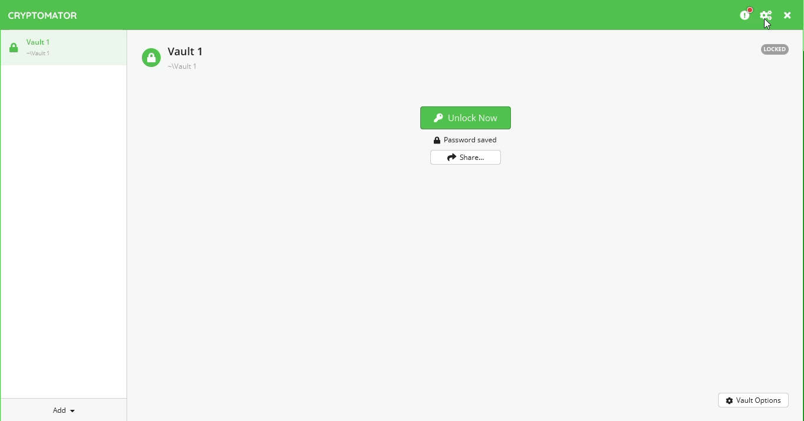 The height and width of the screenshot is (421, 804). I want to click on please consider donating, so click(745, 14).